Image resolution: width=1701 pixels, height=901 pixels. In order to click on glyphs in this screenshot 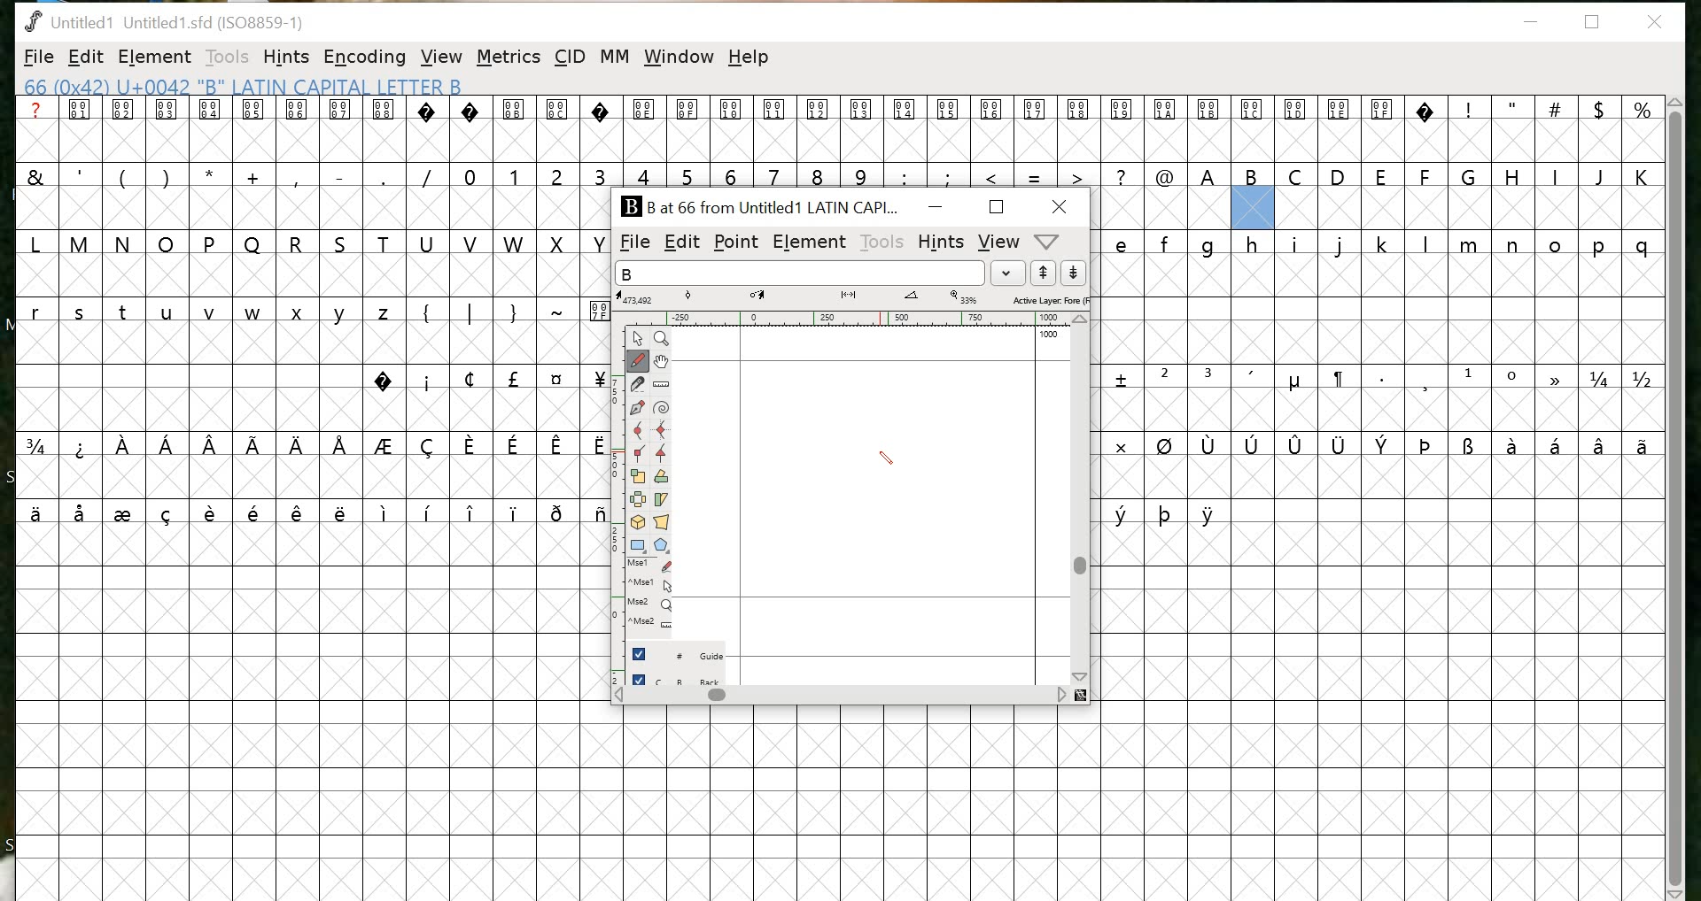, I will do `click(304, 319)`.